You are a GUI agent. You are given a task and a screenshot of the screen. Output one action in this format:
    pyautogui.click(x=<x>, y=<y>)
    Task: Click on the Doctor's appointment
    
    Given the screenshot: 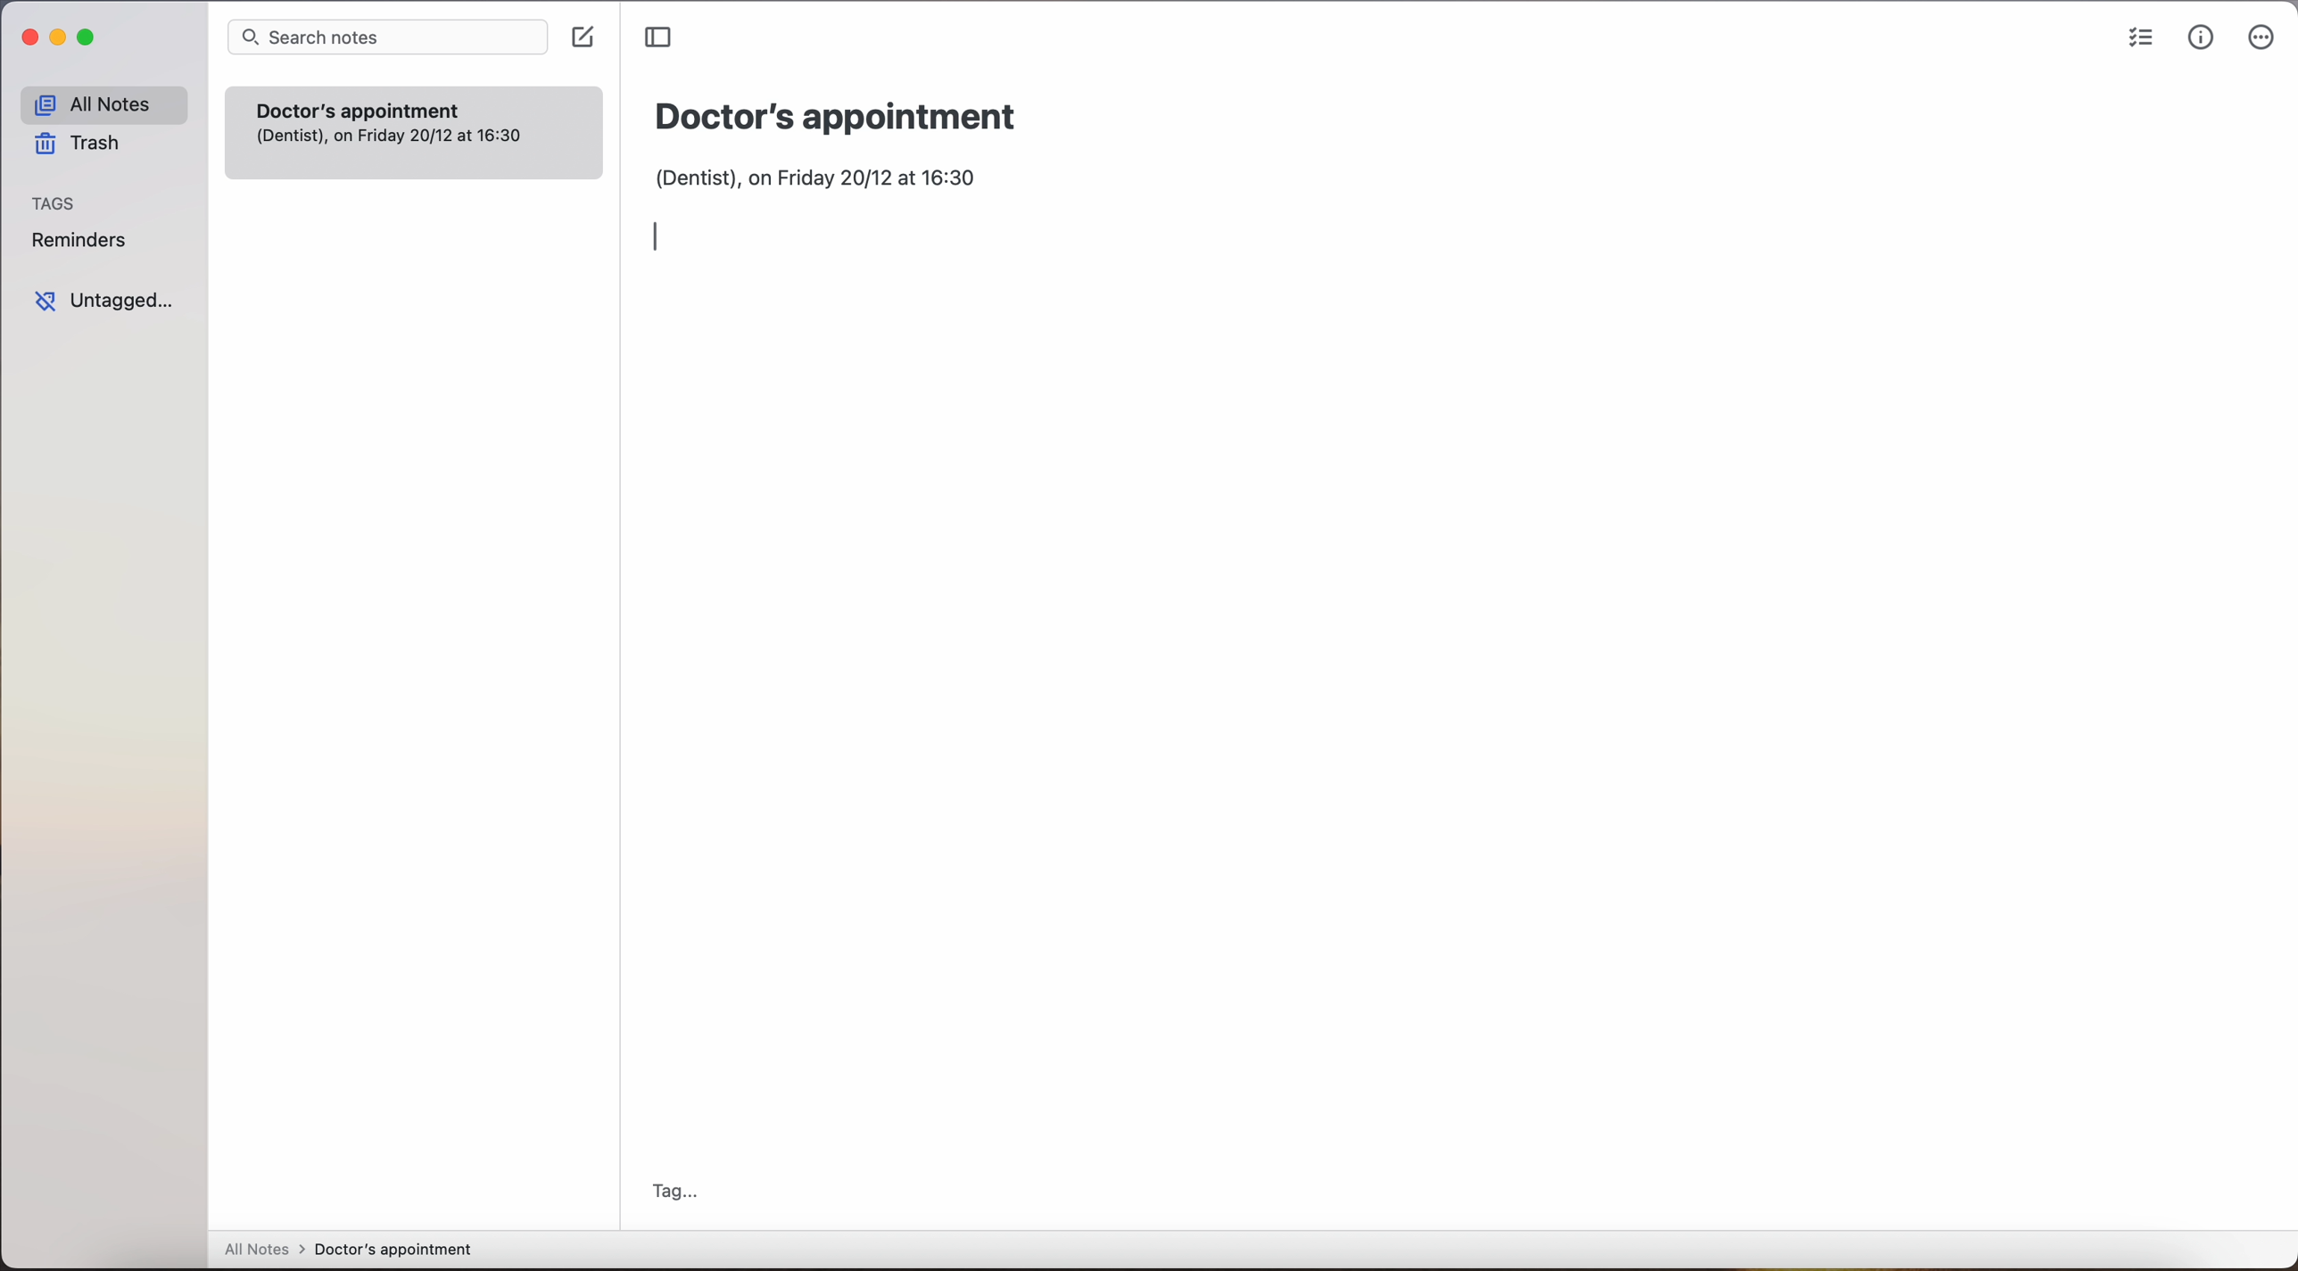 What is the action you would take?
    pyautogui.click(x=413, y=132)
    